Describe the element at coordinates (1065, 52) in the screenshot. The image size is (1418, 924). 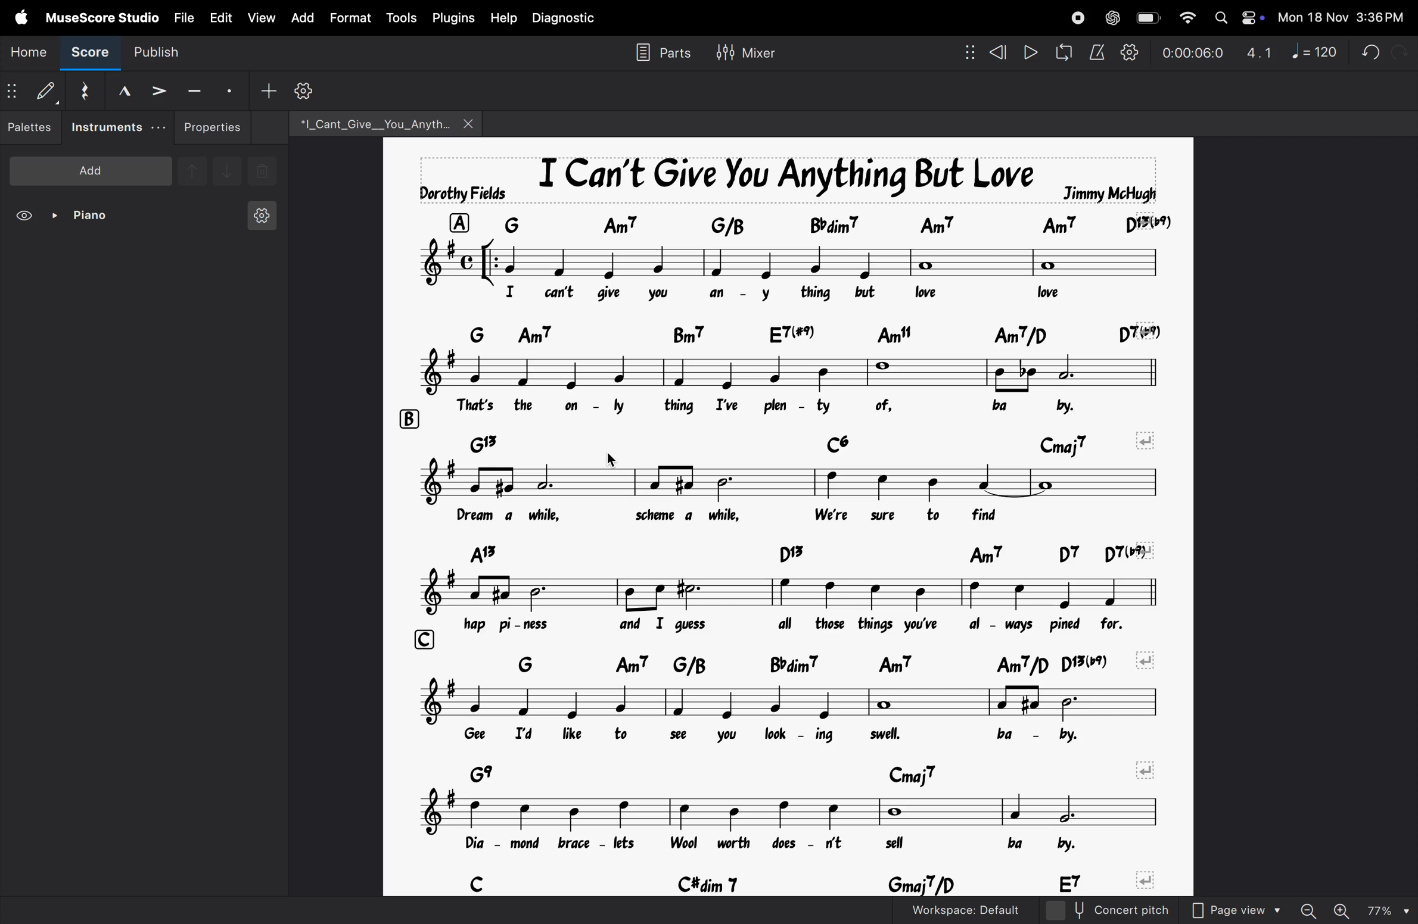
I see `loop playback` at that location.